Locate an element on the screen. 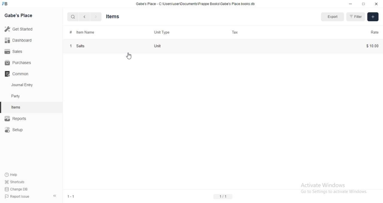 Image resolution: width=383 pixels, height=203 pixels. Journal Entry is located at coordinates (23, 84).